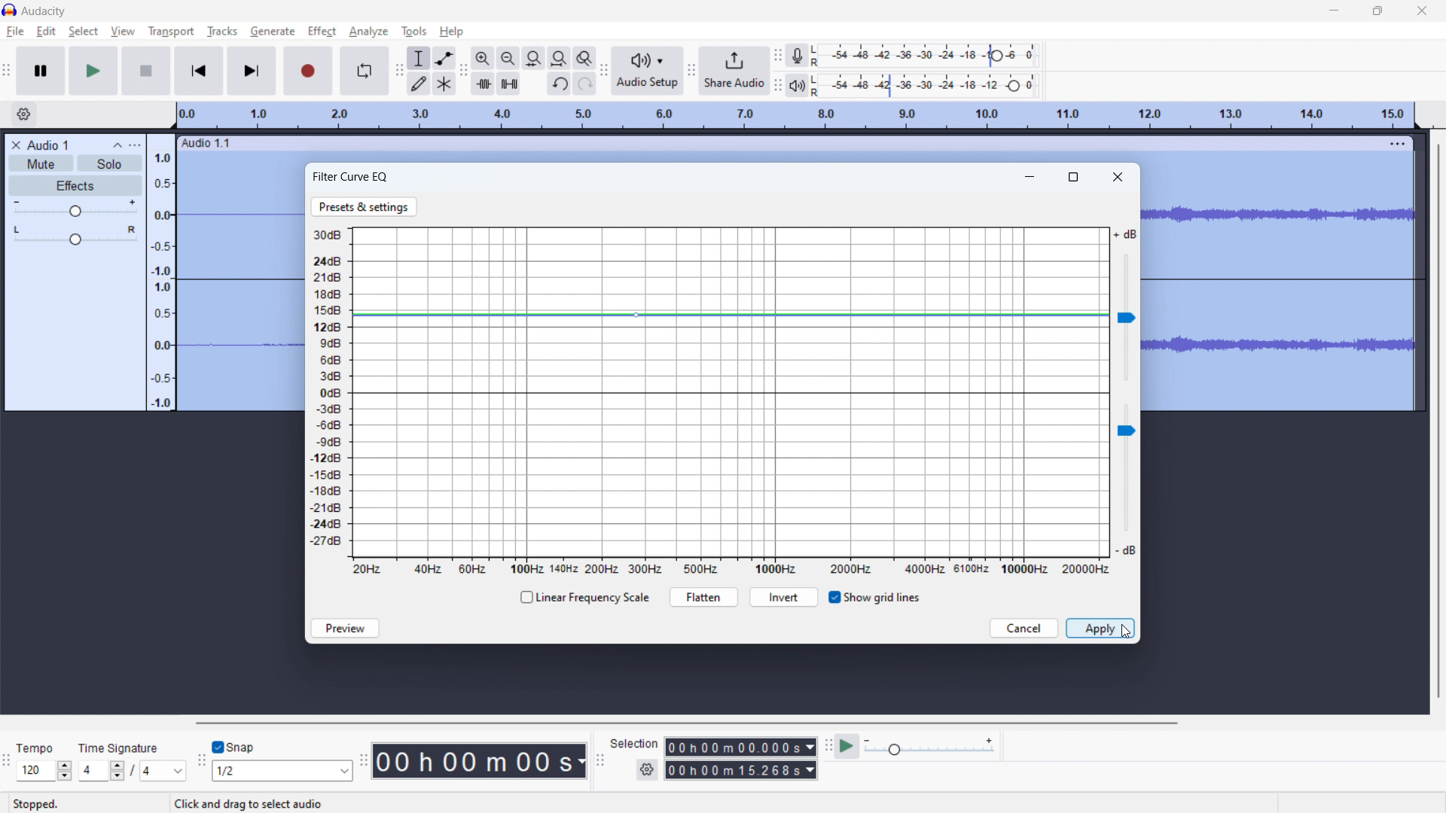 The width and height of the screenshot is (1446, 813). What do you see at coordinates (162, 272) in the screenshot?
I see `amplitude` at bounding box center [162, 272].